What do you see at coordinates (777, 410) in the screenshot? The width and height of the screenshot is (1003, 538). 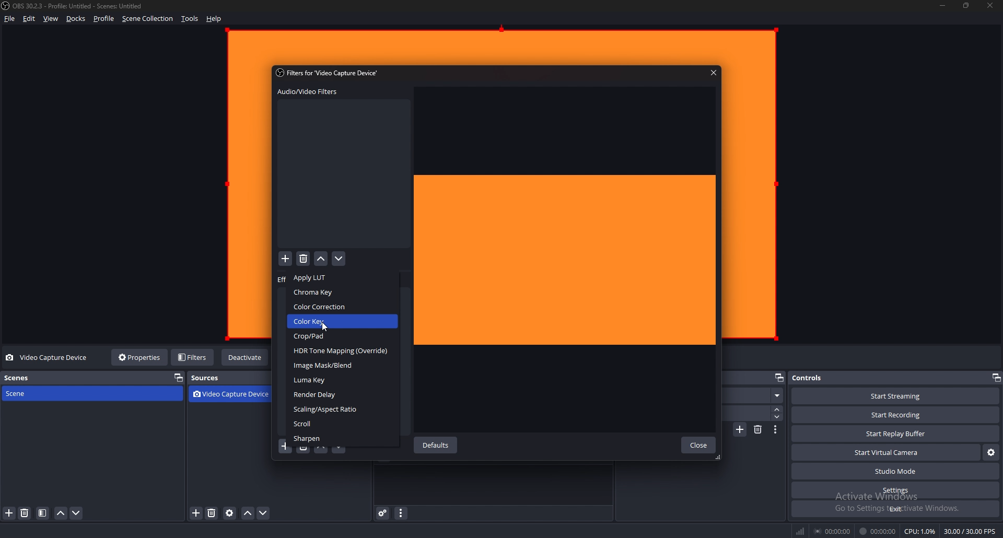 I see `increase duration` at bounding box center [777, 410].